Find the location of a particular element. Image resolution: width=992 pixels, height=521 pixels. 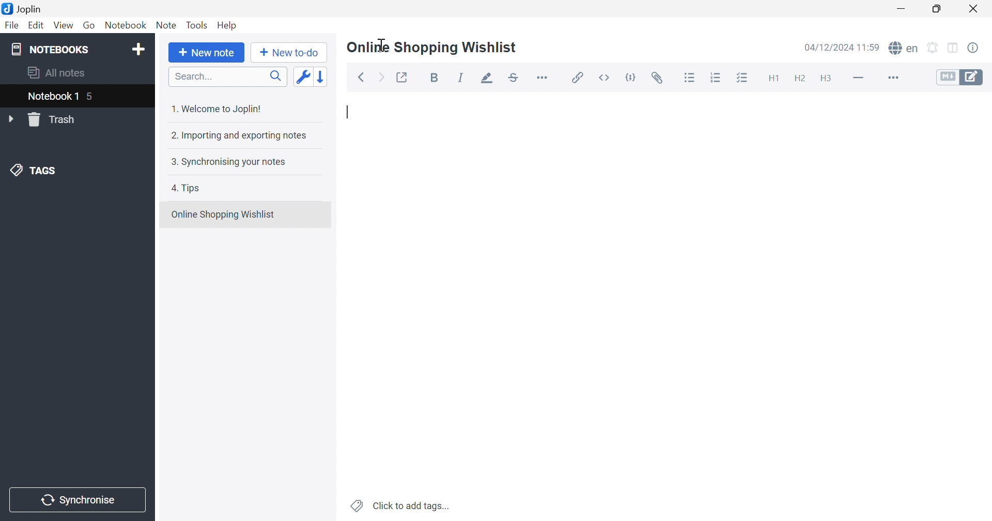

1. Welcome to Joplin! is located at coordinates (216, 110).